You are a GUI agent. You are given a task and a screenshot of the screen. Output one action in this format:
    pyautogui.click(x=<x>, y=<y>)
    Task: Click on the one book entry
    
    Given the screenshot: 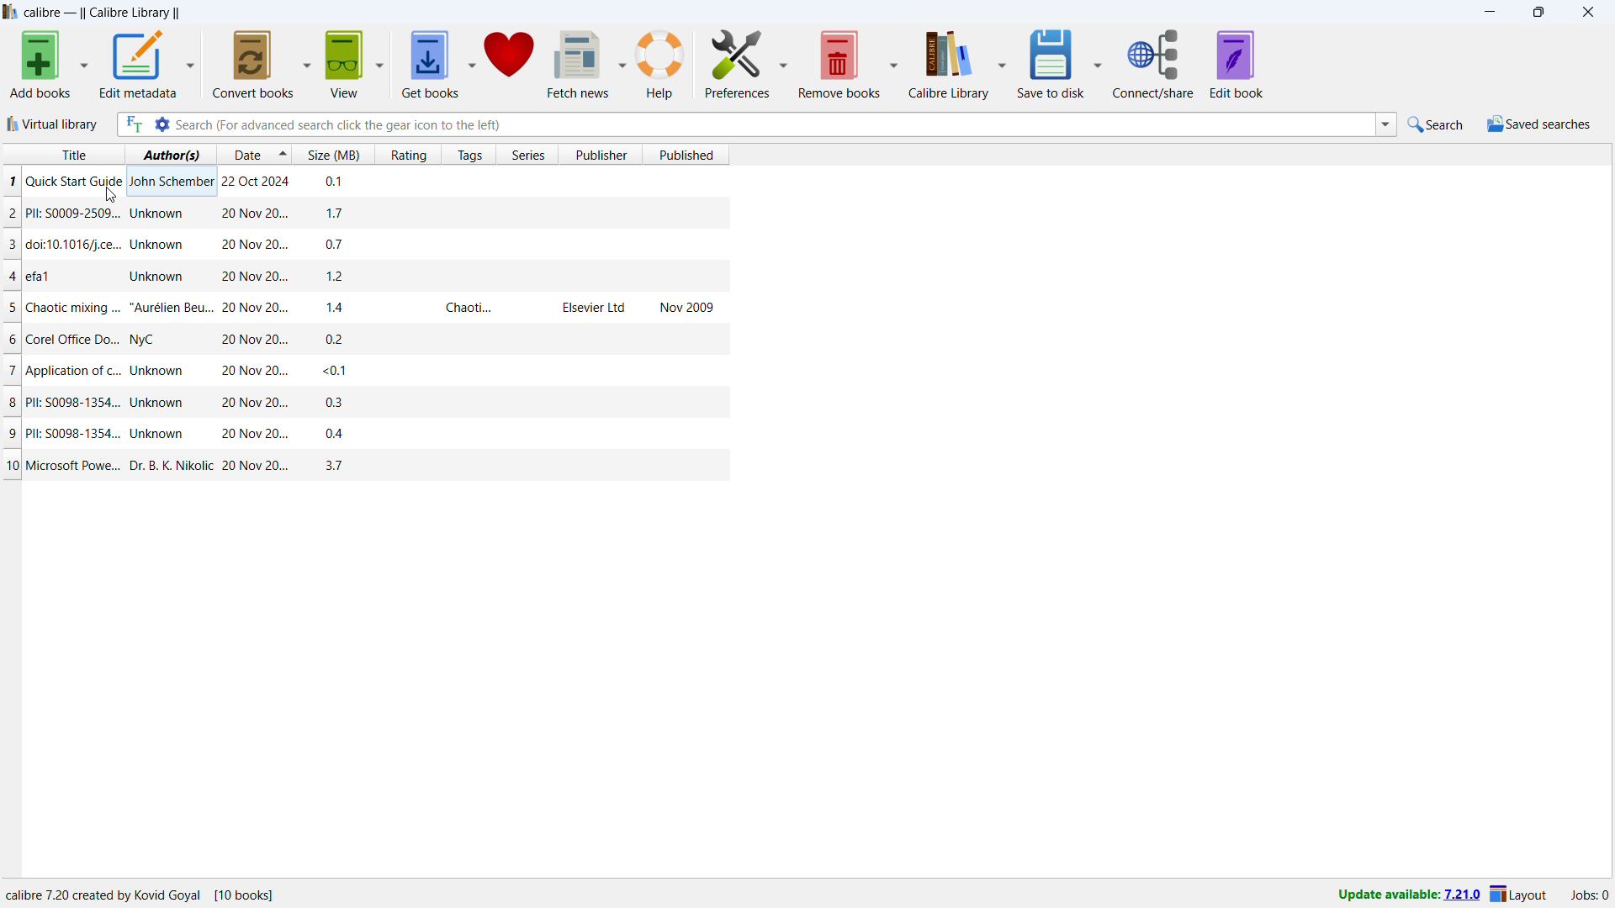 What is the action you would take?
    pyautogui.click(x=366, y=465)
    